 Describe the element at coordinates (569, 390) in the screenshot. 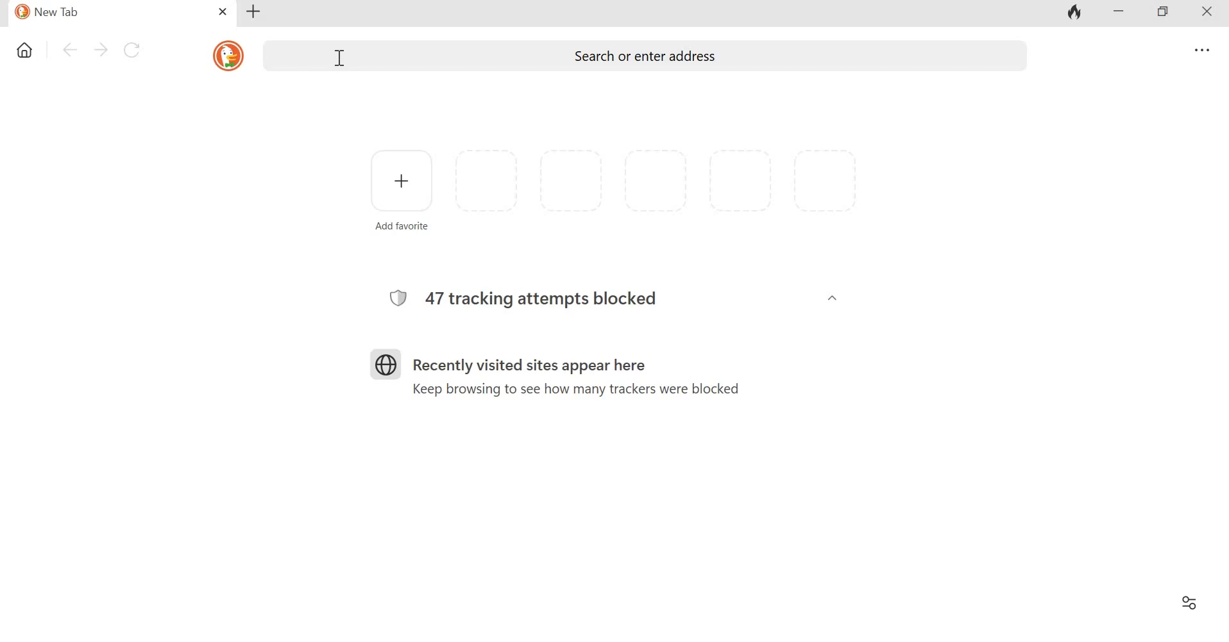

I see `Keep browsing to see how many trackers were blocked` at that location.